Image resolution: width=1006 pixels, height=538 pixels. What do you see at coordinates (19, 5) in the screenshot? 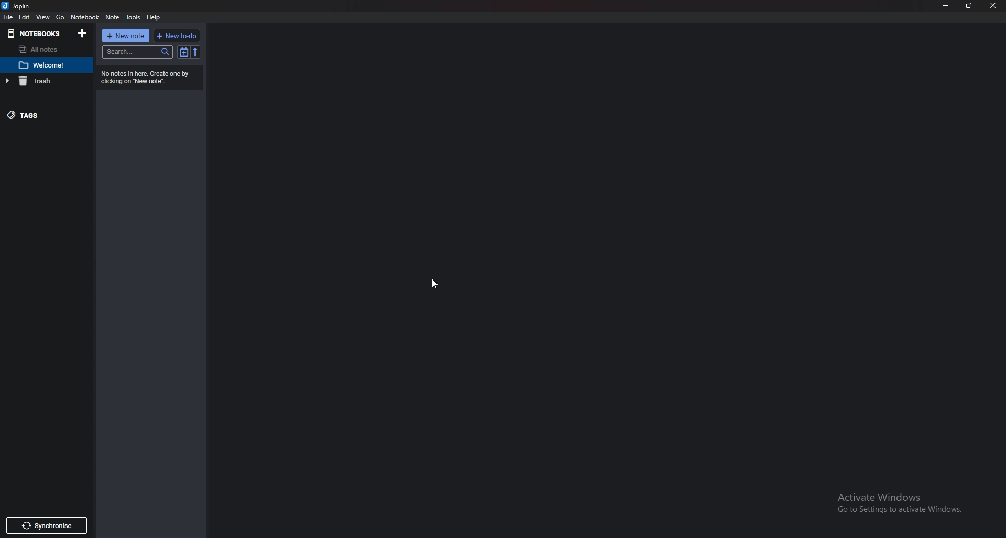
I see `joplin` at bounding box center [19, 5].